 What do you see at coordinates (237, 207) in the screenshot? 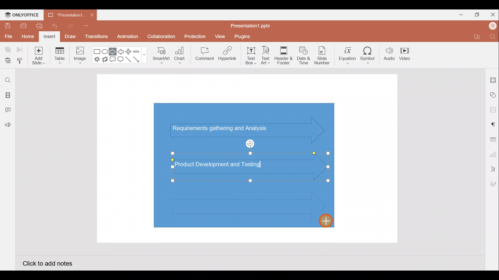
I see `3rd Inserted right arrow shape` at bounding box center [237, 207].